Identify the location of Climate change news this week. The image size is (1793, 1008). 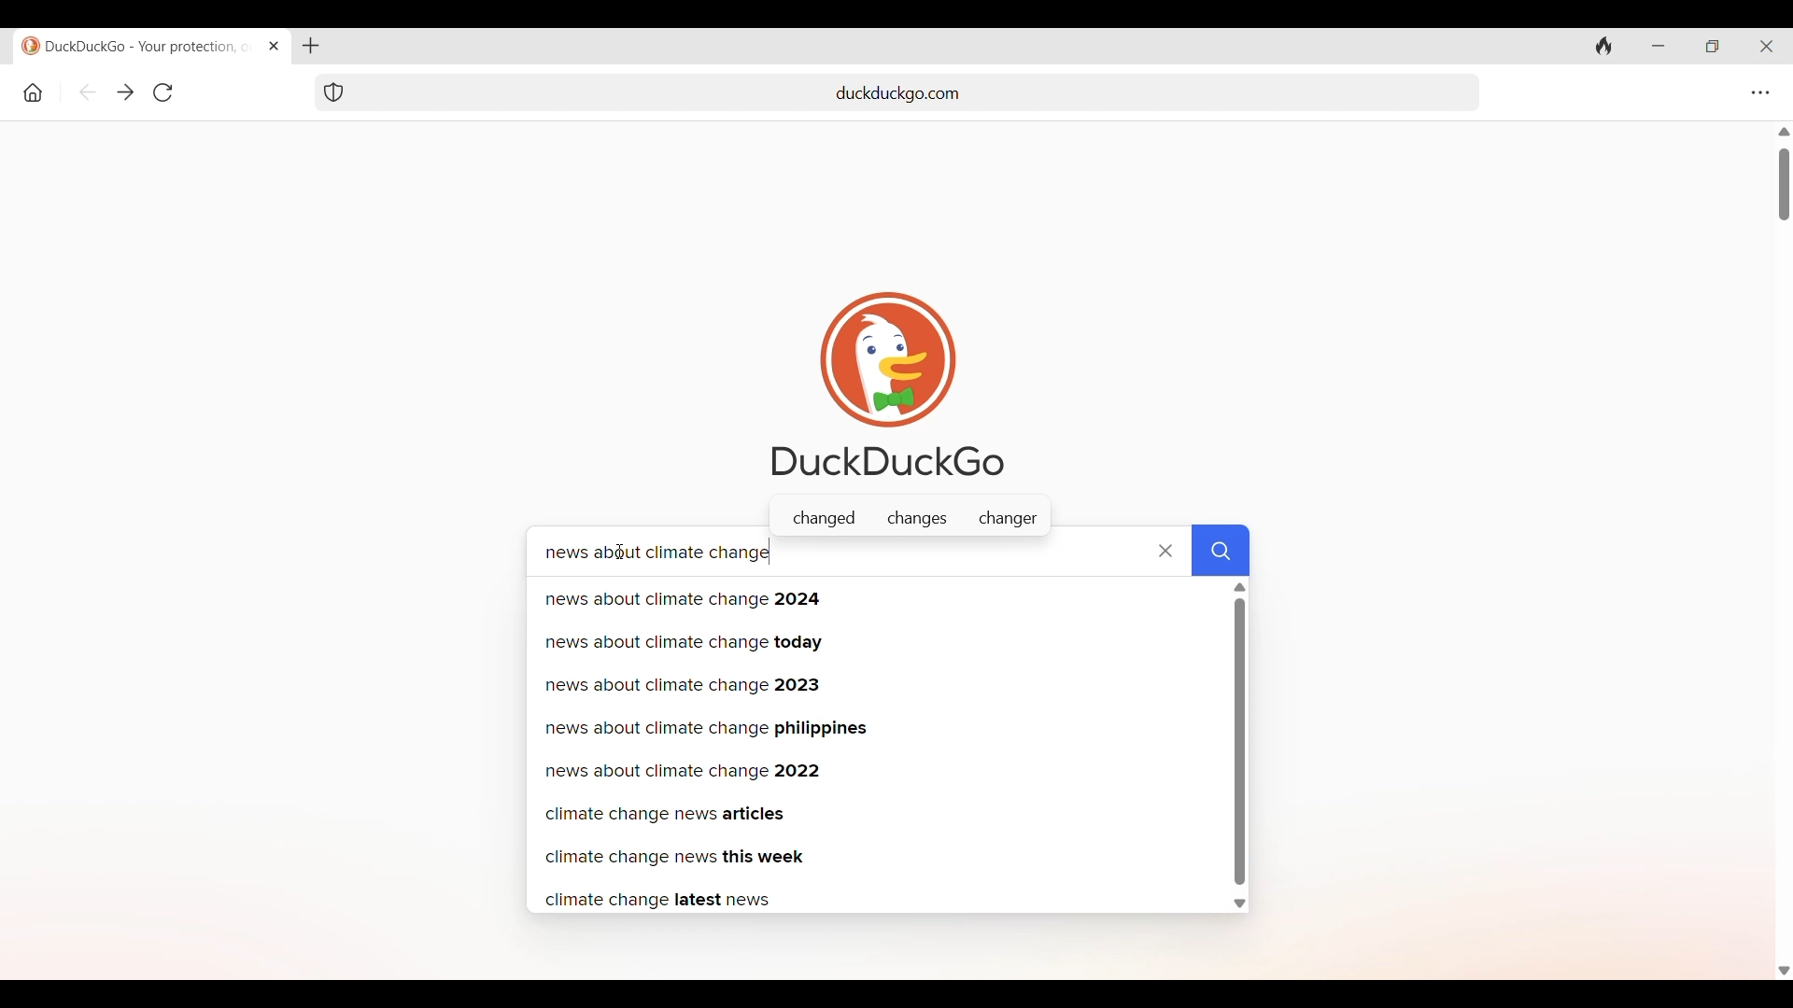
(874, 858).